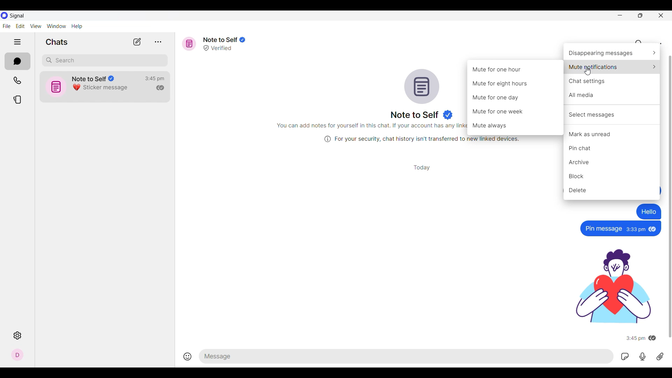 The height and width of the screenshot is (378, 672). Describe the element at coordinates (422, 167) in the screenshot. I see `Day of conversation` at that location.